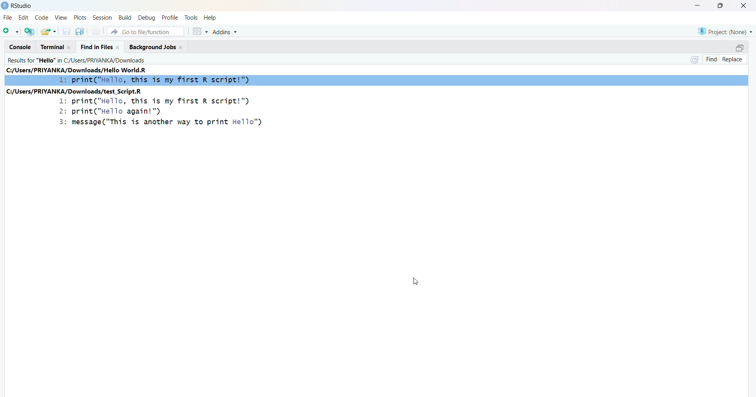 The height and width of the screenshot is (397, 756). I want to click on open in separate window, so click(740, 48).